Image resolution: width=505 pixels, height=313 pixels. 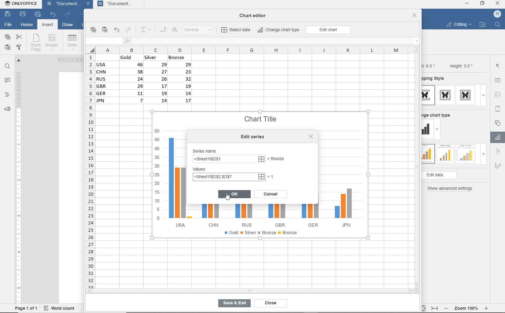 I want to click on lose, so click(x=311, y=136).